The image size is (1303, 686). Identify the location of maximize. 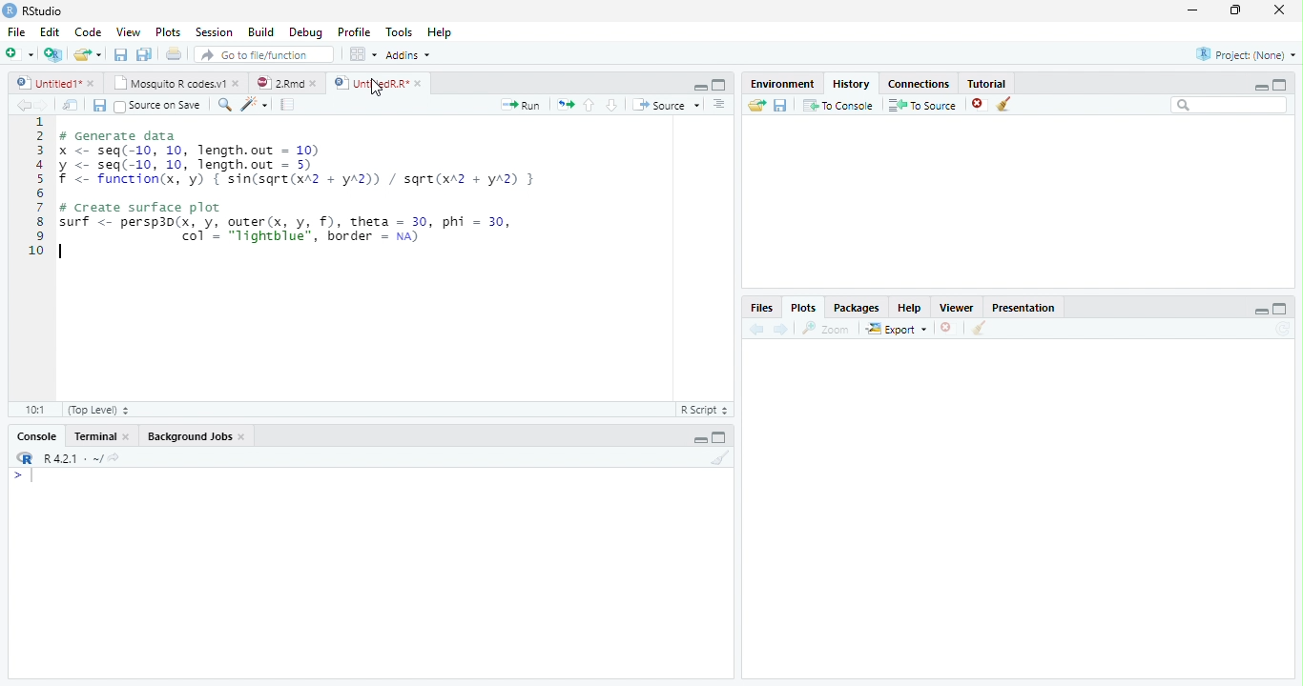
(1280, 85).